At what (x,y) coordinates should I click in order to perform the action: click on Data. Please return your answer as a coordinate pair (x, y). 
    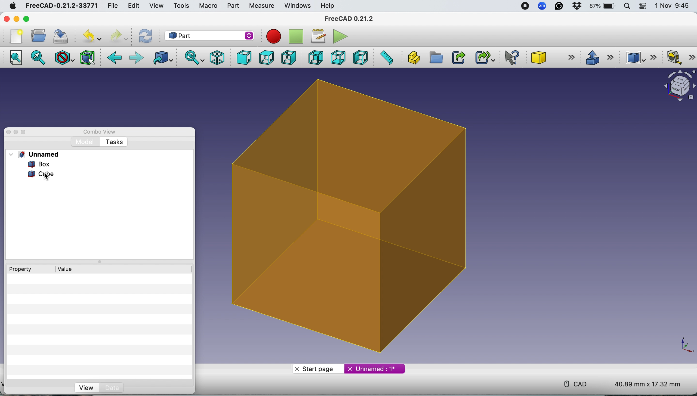
    Looking at the image, I should click on (124, 388).